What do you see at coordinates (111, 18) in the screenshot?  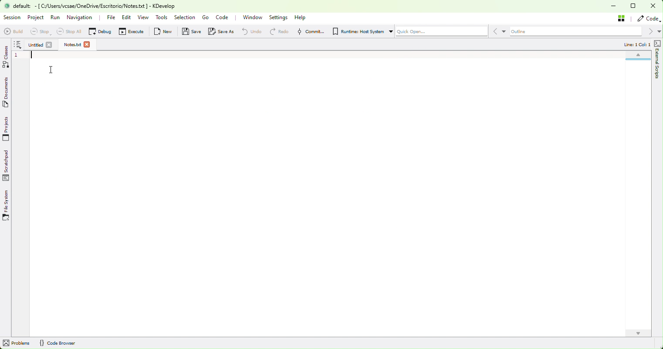 I see `file` at bounding box center [111, 18].